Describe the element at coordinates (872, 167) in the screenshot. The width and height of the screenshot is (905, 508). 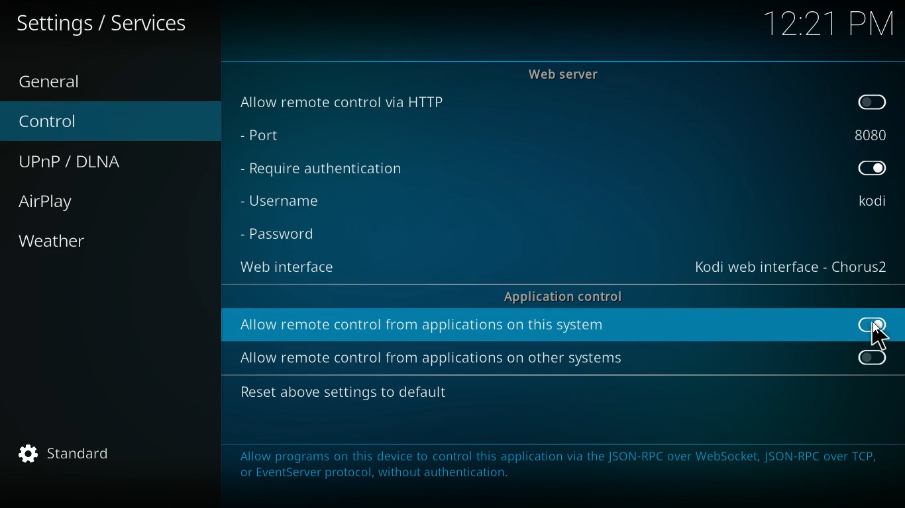
I see `on` at that location.